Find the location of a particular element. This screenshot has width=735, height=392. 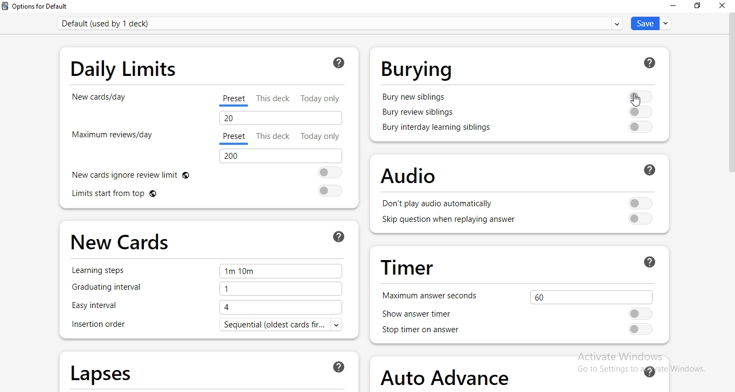

ask is located at coordinates (338, 64).